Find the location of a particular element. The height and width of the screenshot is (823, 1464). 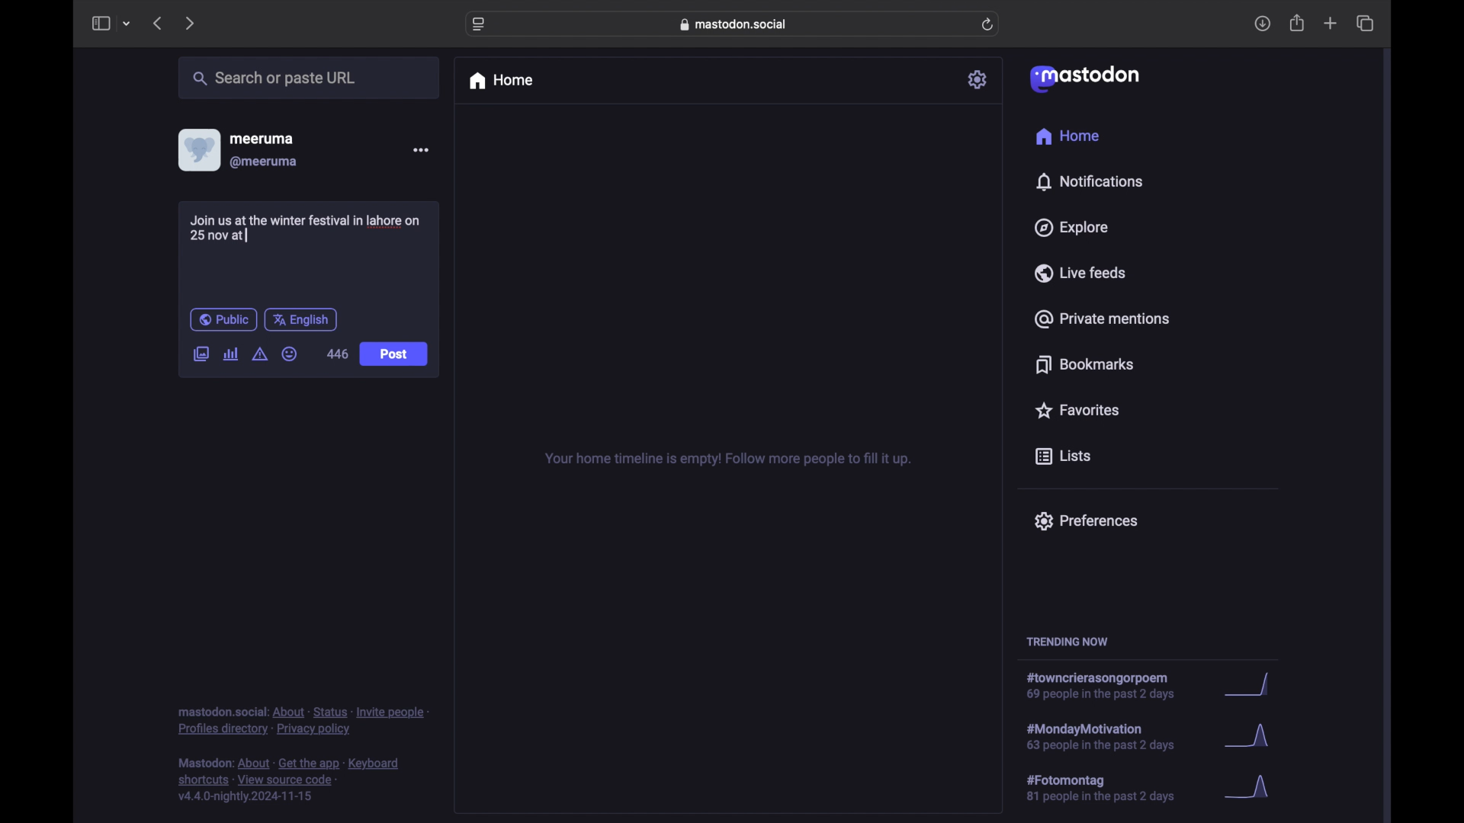

hashtag trend is located at coordinates (1109, 687).